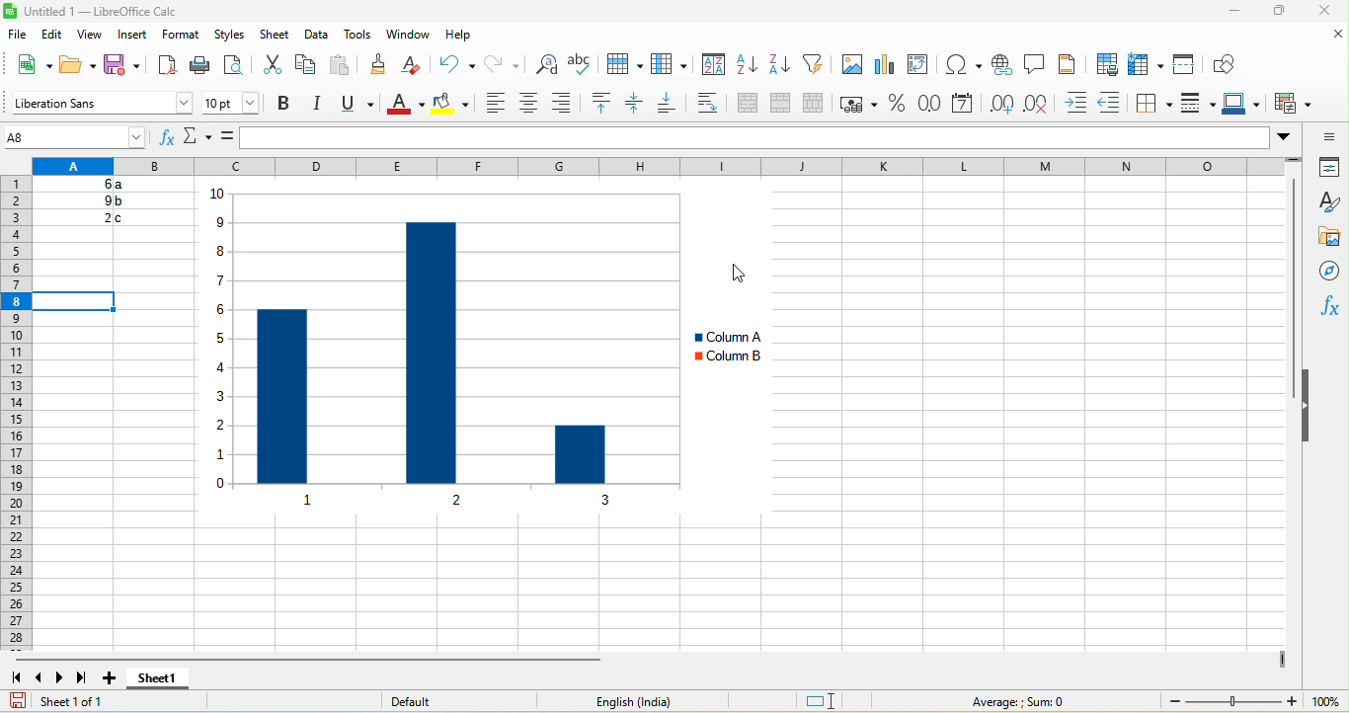 The width and height of the screenshot is (1349, 713). Describe the element at coordinates (1326, 274) in the screenshot. I see `navigator` at that location.